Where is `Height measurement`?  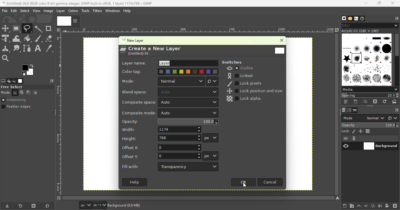
Height measurement is located at coordinates (211, 137).